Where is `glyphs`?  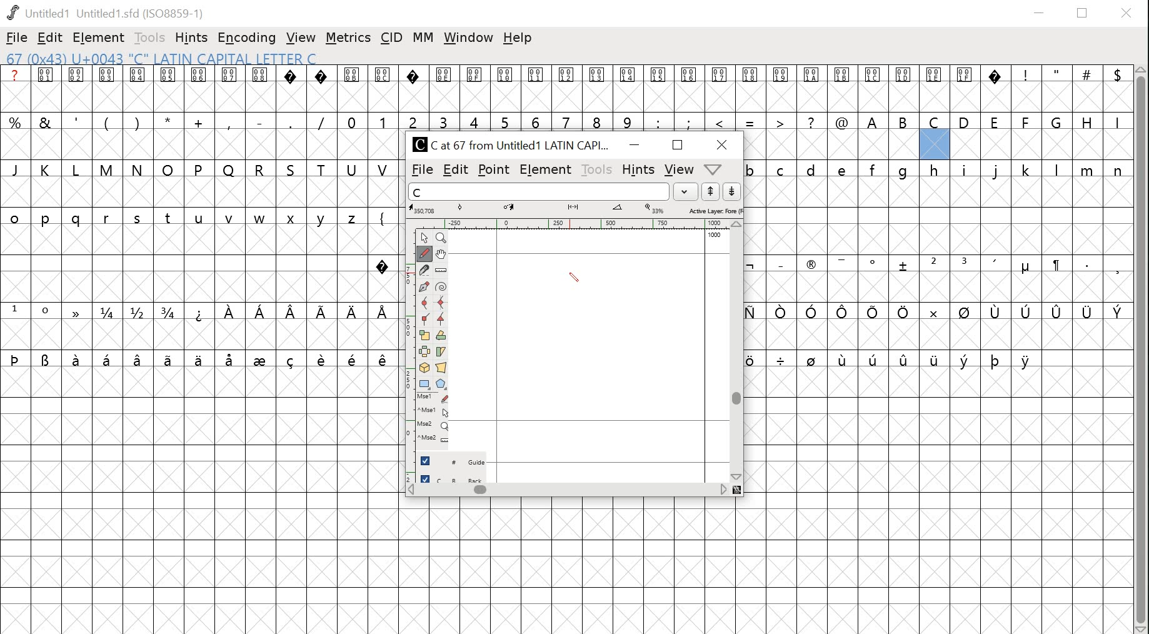
glyphs is located at coordinates (574, 98).